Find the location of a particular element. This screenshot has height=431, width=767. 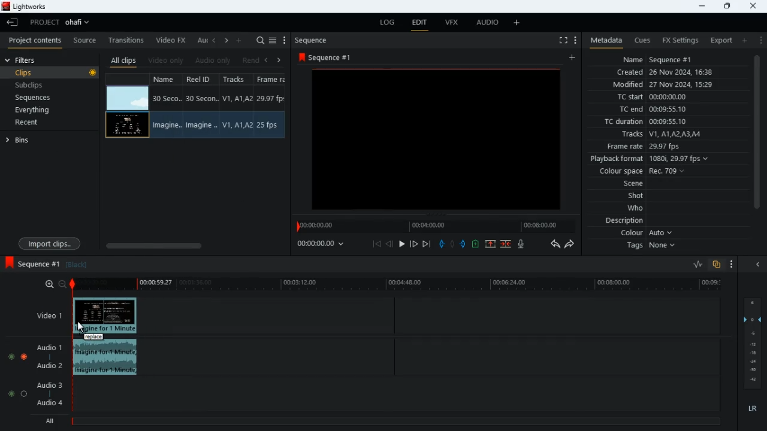

more is located at coordinates (518, 22).